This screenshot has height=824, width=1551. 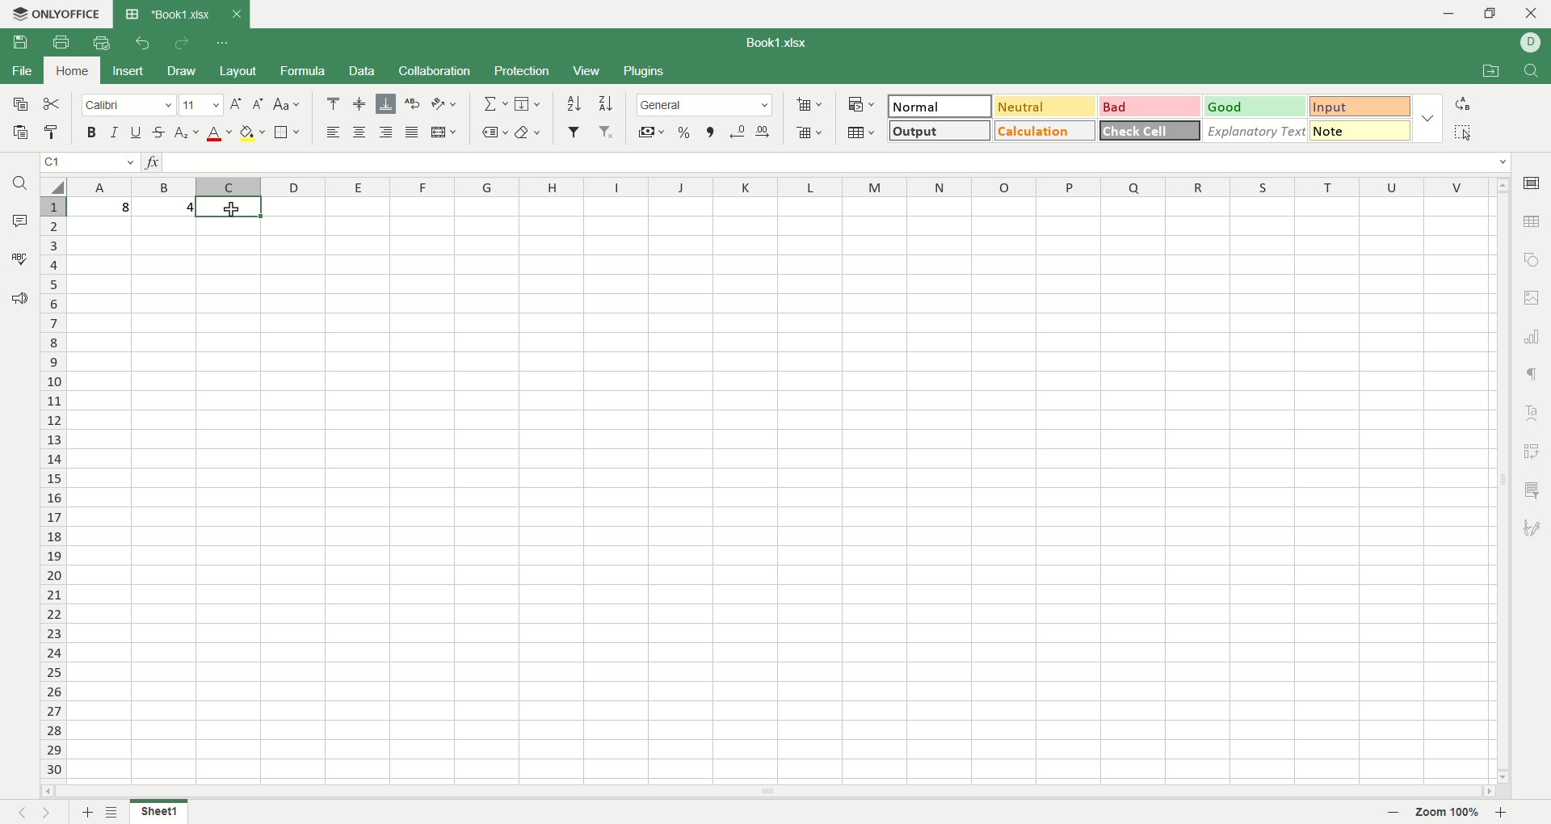 What do you see at coordinates (161, 132) in the screenshot?
I see `strikethrough` at bounding box center [161, 132].